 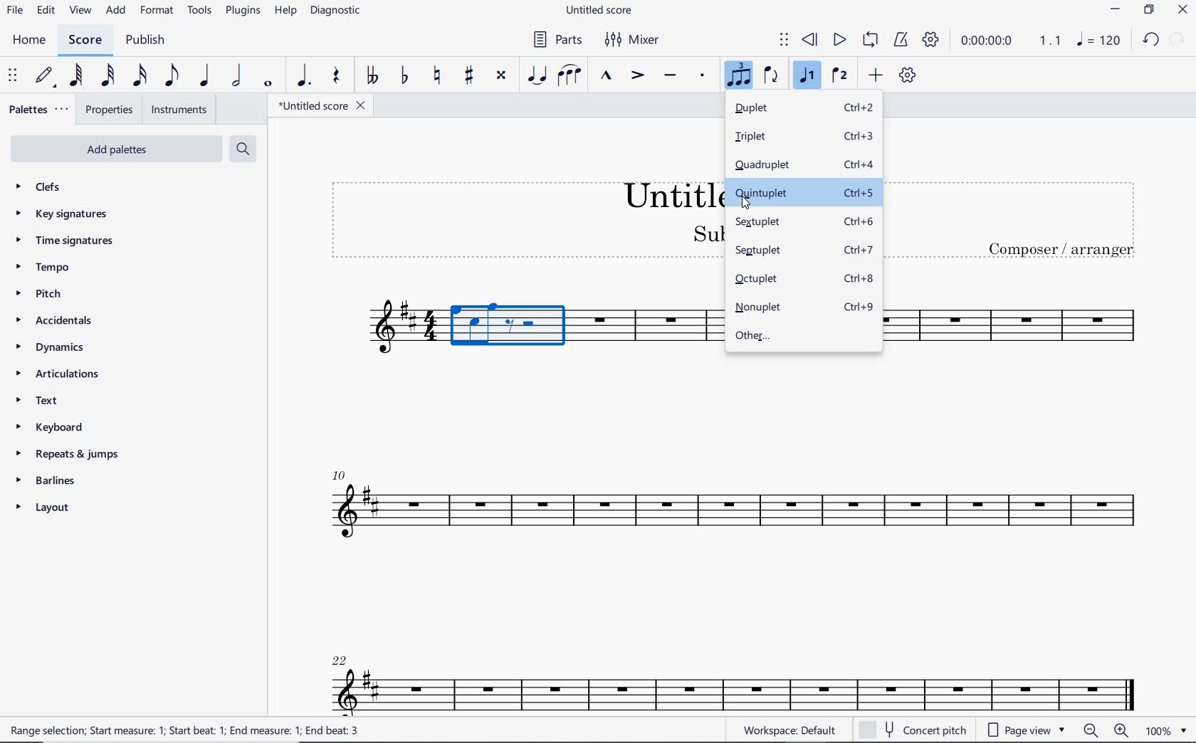 I want to click on PROPERTIES, so click(x=110, y=110).